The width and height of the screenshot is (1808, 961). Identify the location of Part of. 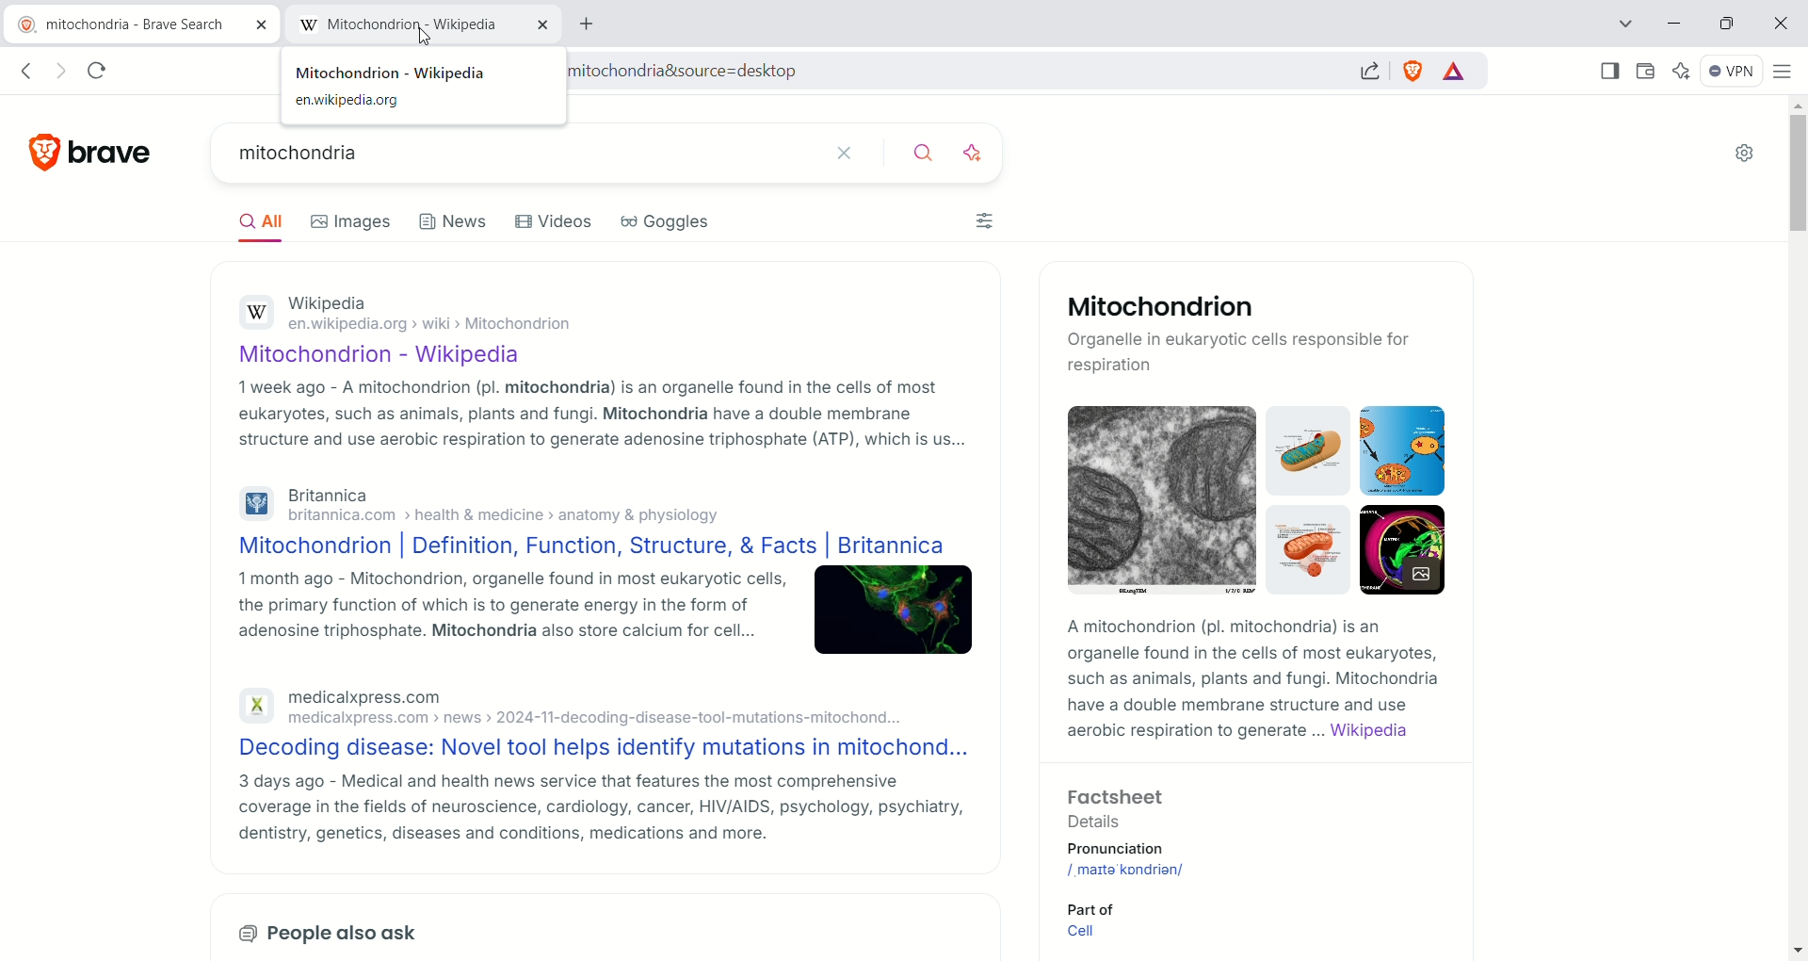
(1082, 909).